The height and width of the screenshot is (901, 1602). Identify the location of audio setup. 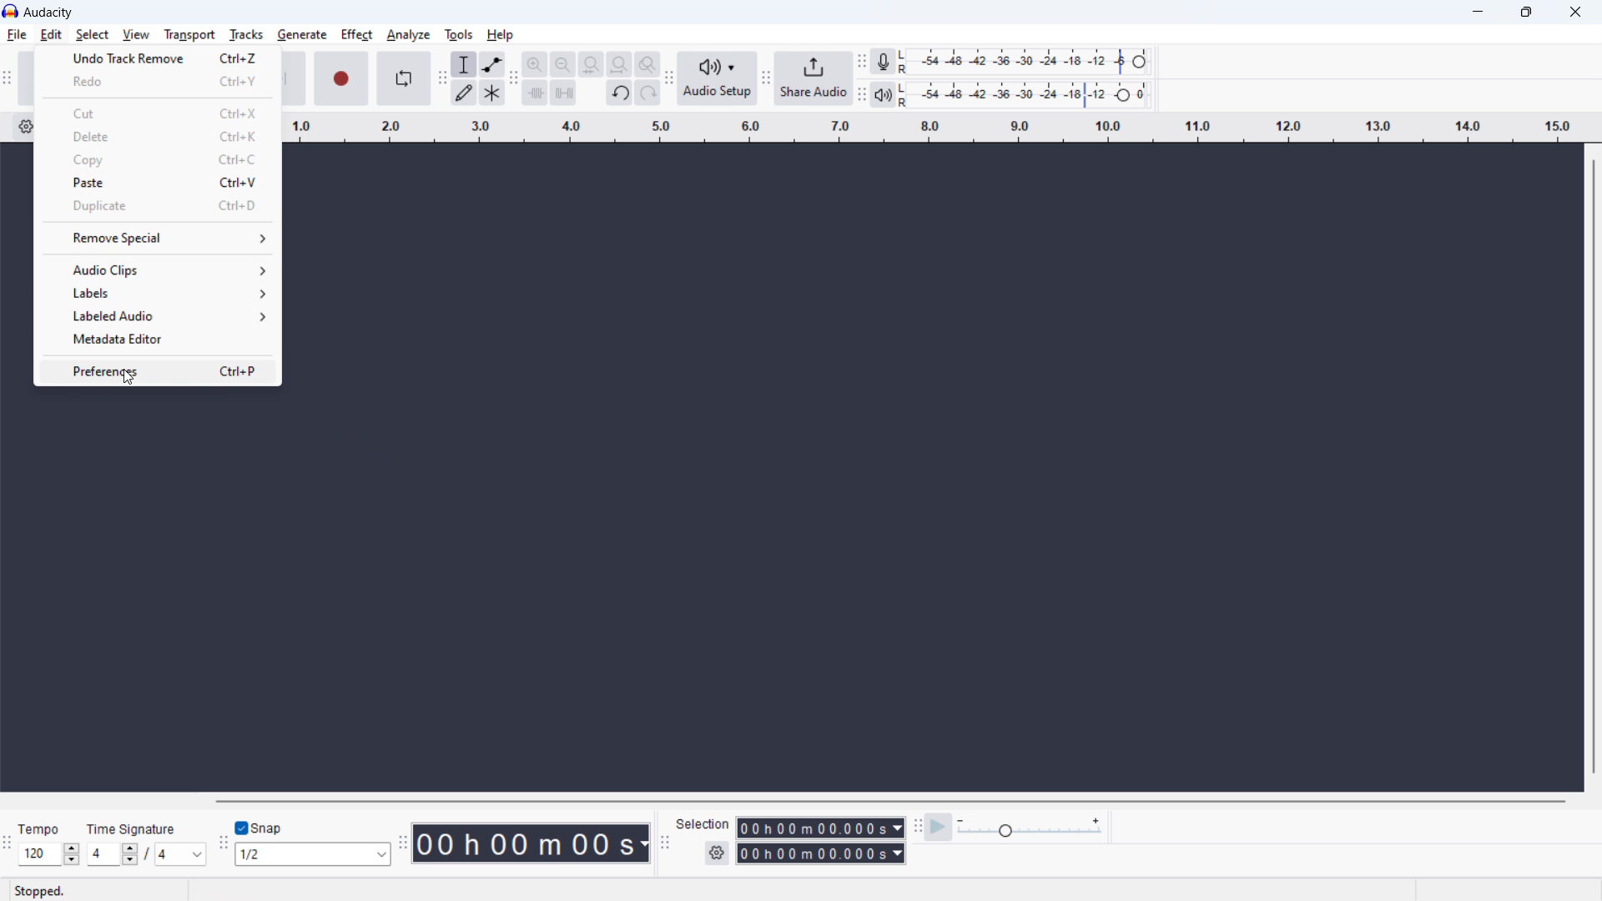
(718, 79).